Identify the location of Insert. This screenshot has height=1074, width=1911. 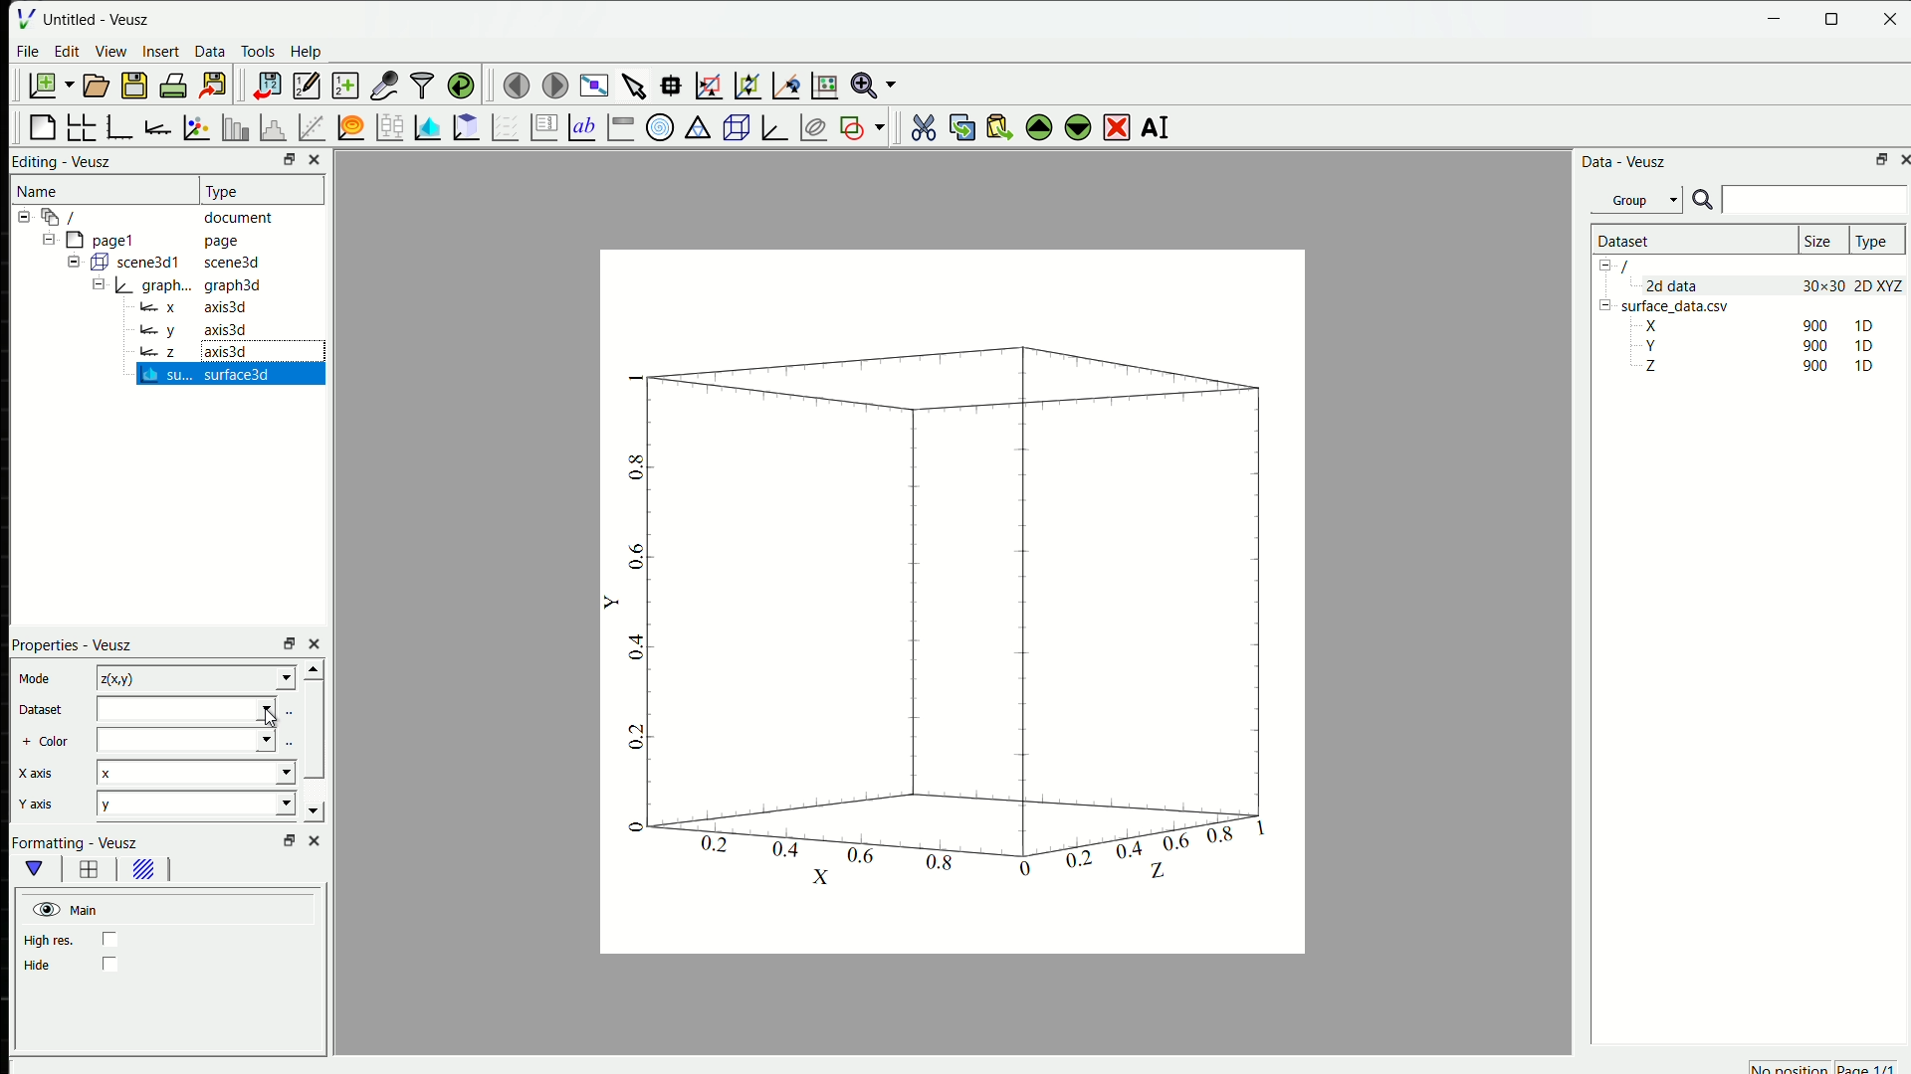
(164, 52).